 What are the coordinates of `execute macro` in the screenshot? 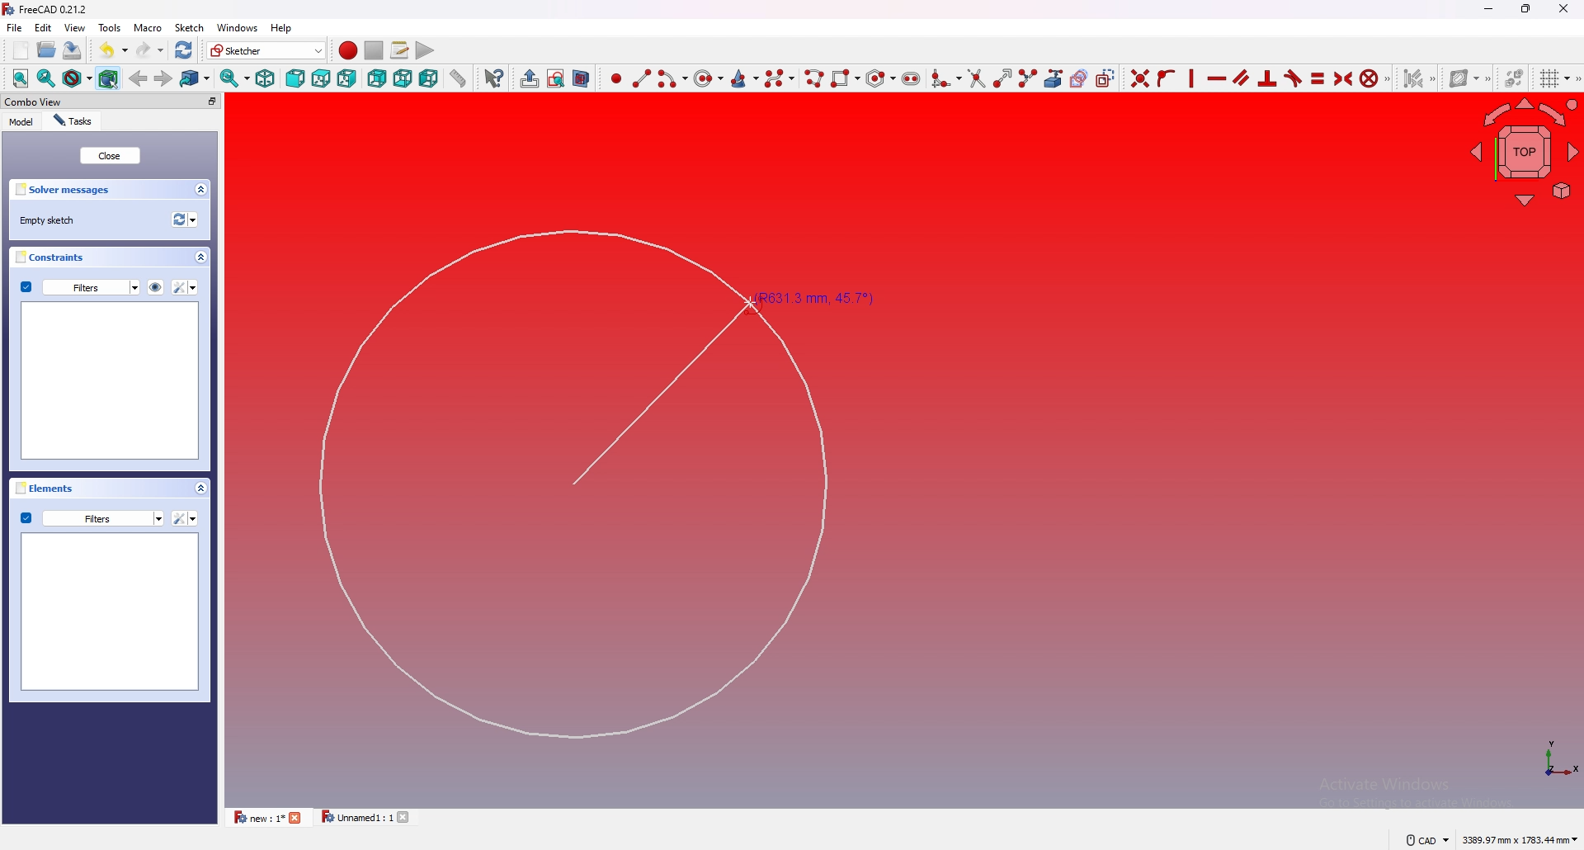 It's located at (425, 50).